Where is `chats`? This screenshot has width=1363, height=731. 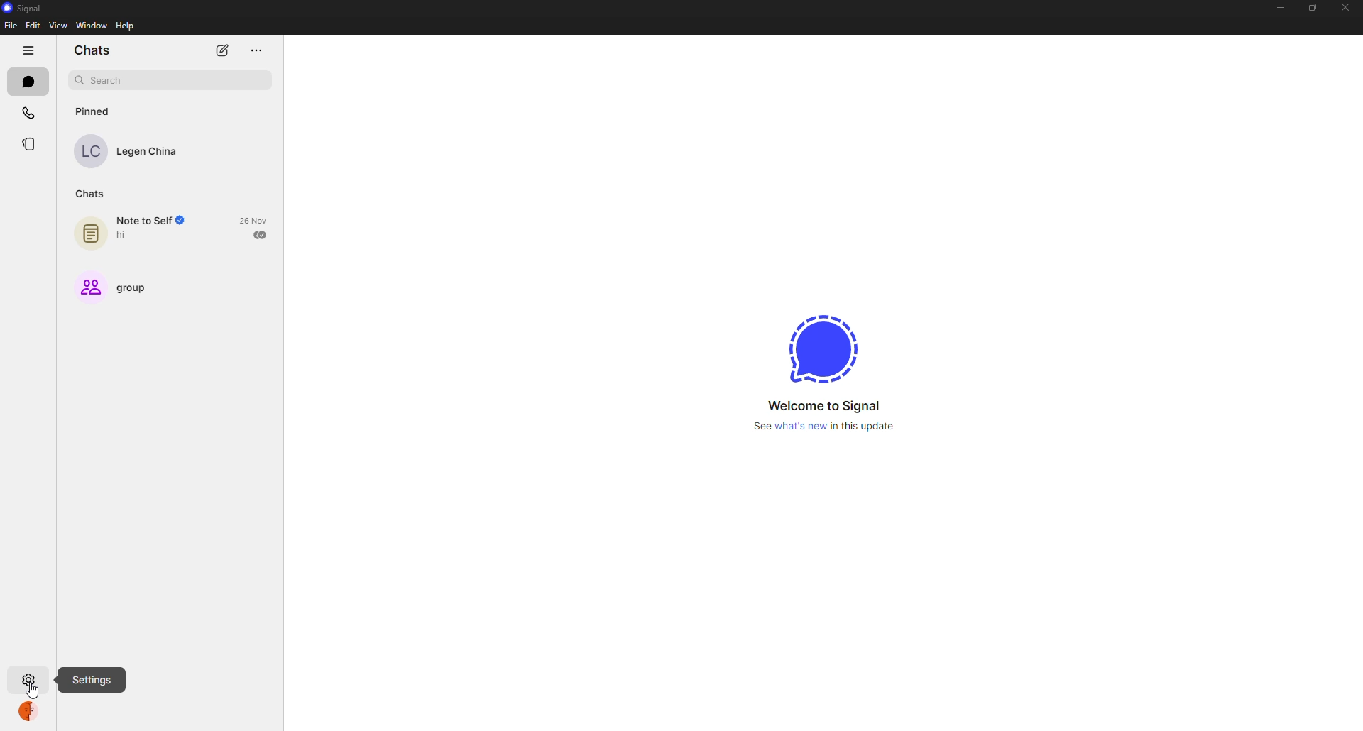 chats is located at coordinates (92, 50).